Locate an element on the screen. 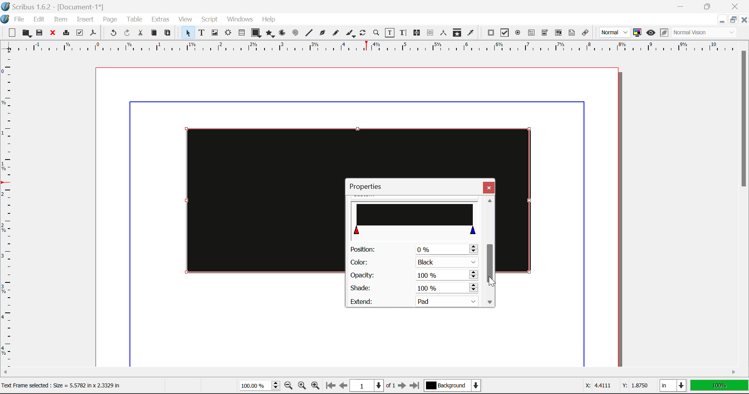 The image size is (749, 394). Shapes is located at coordinates (256, 34).